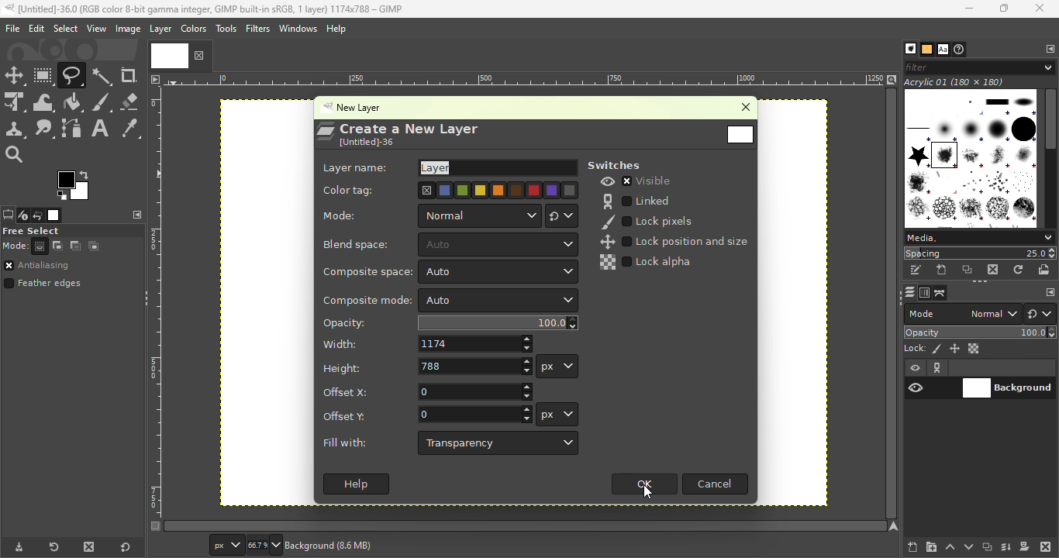 The height and width of the screenshot is (558, 1059). What do you see at coordinates (894, 526) in the screenshot?
I see `Navigate` at bounding box center [894, 526].